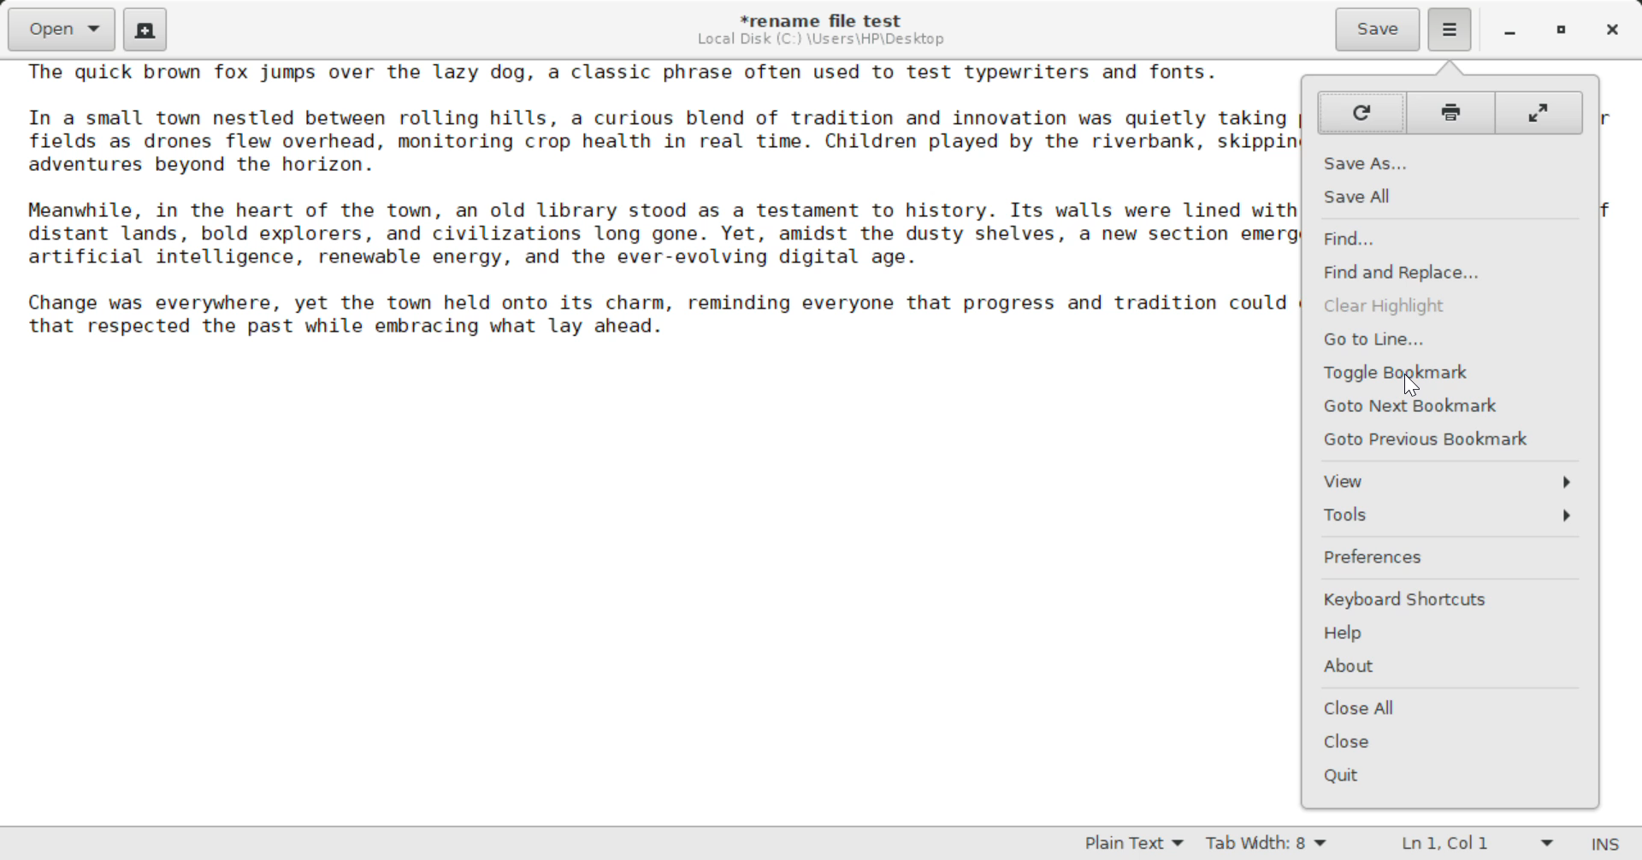 The image size is (1642, 860). Describe the element at coordinates (1450, 599) in the screenshot. I see `Keyboard Shortcuts` at that location.